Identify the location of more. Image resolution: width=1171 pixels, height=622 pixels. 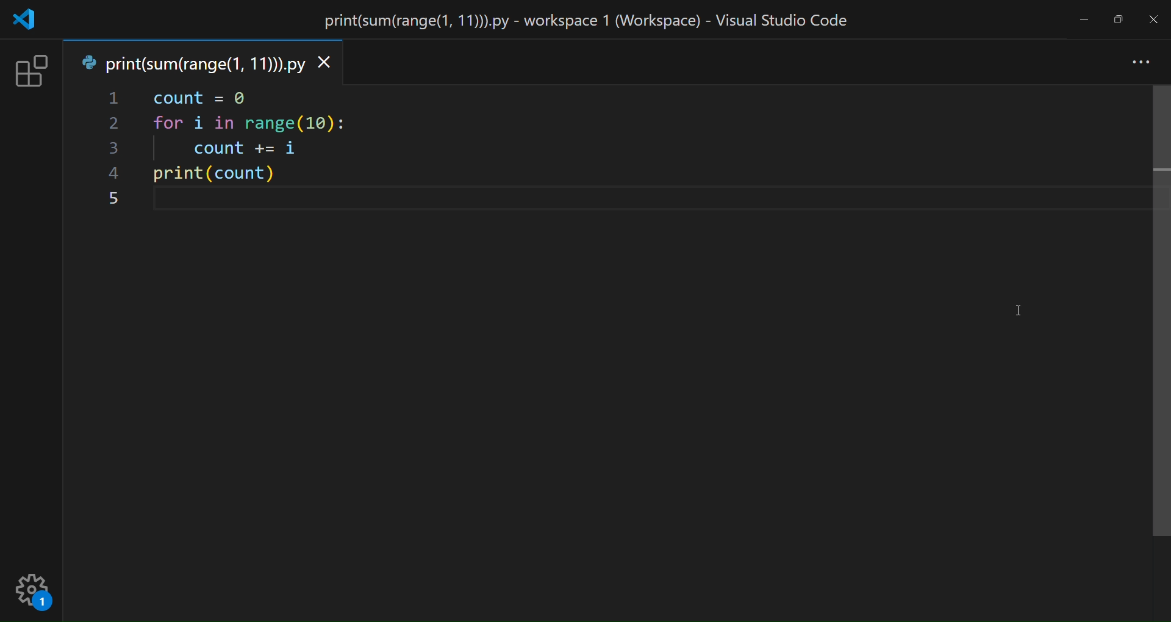
(1142, 63).